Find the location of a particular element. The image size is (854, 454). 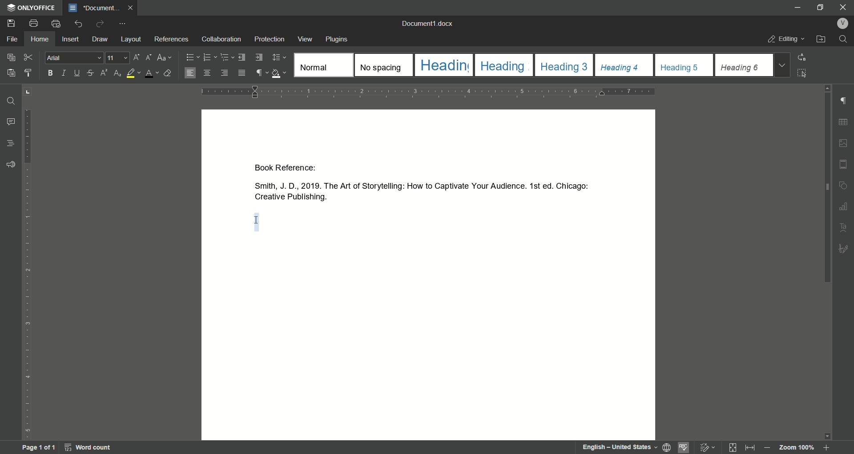

clear style is located at coordinates (169, 73).